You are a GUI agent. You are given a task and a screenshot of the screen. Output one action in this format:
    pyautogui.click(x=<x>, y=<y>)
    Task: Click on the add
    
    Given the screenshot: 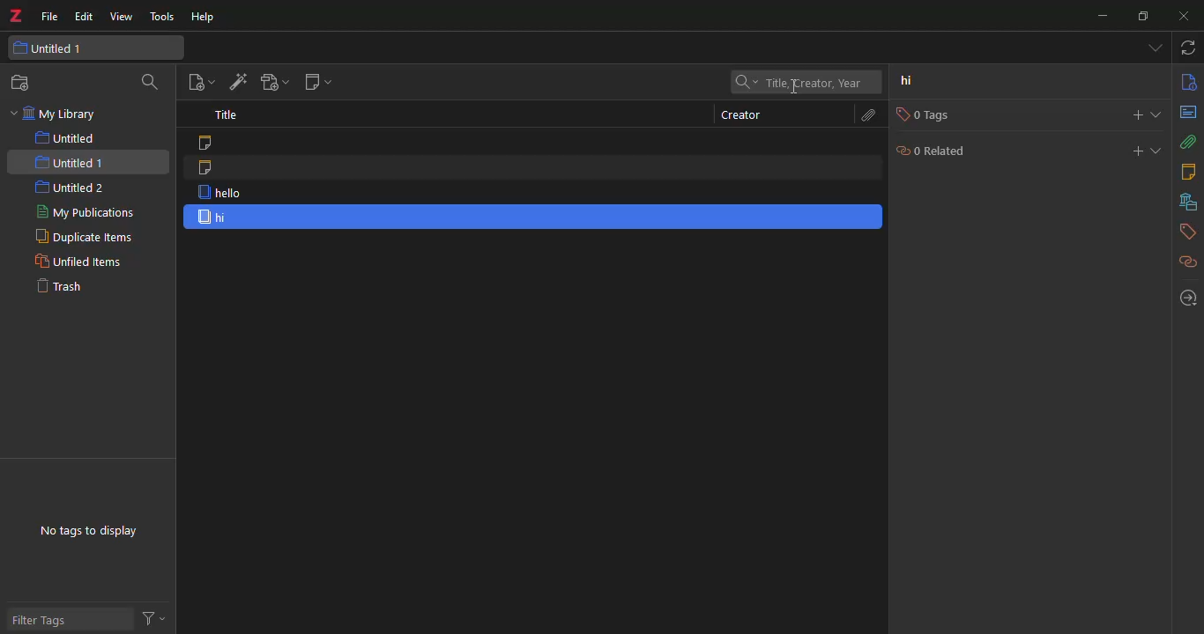 What is the action you would take?
    pyautogui.click(x=1129, y=114)
    